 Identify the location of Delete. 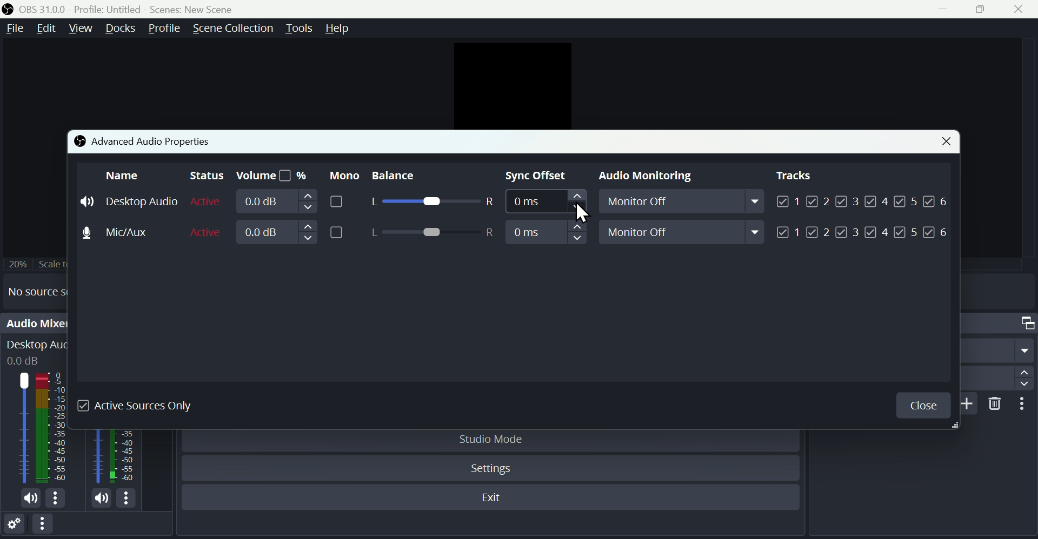
(996, 403).